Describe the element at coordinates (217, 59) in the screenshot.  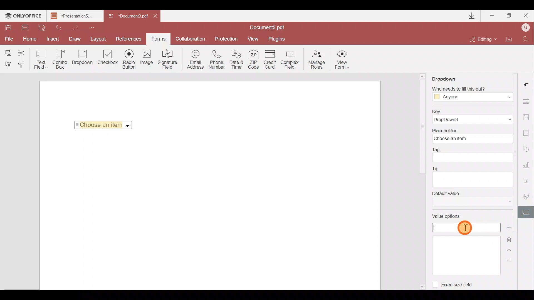
I see `Phone number` at that location.